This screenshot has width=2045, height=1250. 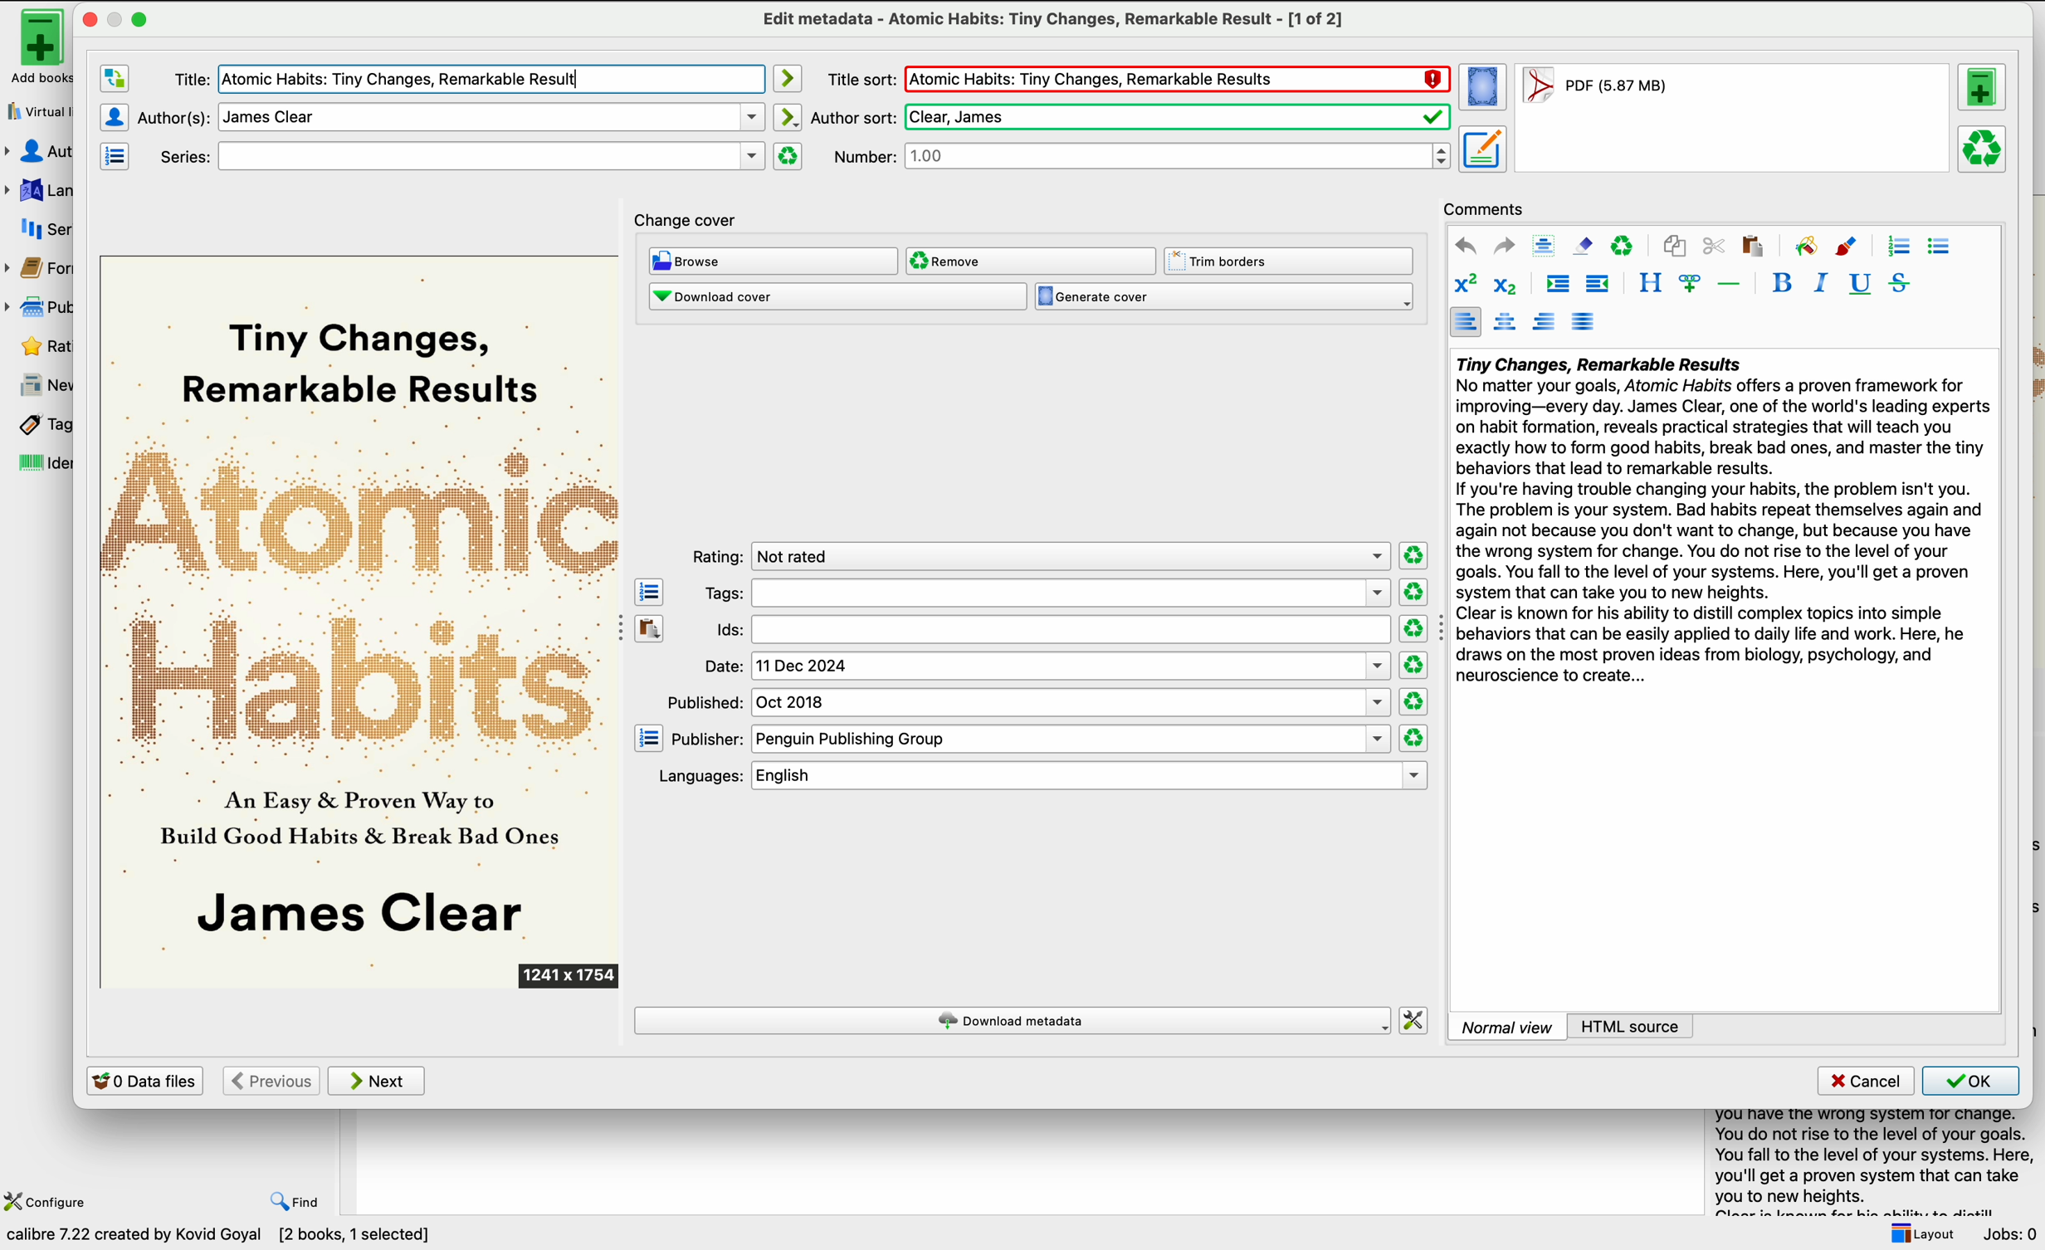 What do you see at coordinates (1623, 245) in the screenshot?
I see `clear` at bounding box center [1623, 245].